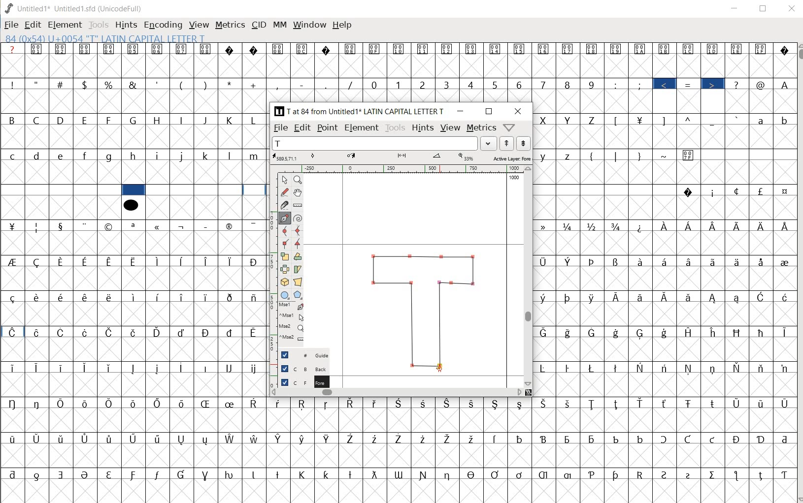 The height and width of the screenshot is (503, 803). I want to click on Symbol, so click(207, 296).